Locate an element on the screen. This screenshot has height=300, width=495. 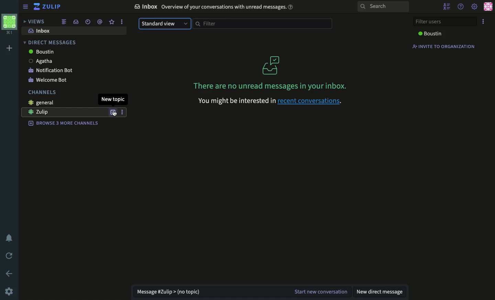
message Zulip is located at coordinates (169, 291).